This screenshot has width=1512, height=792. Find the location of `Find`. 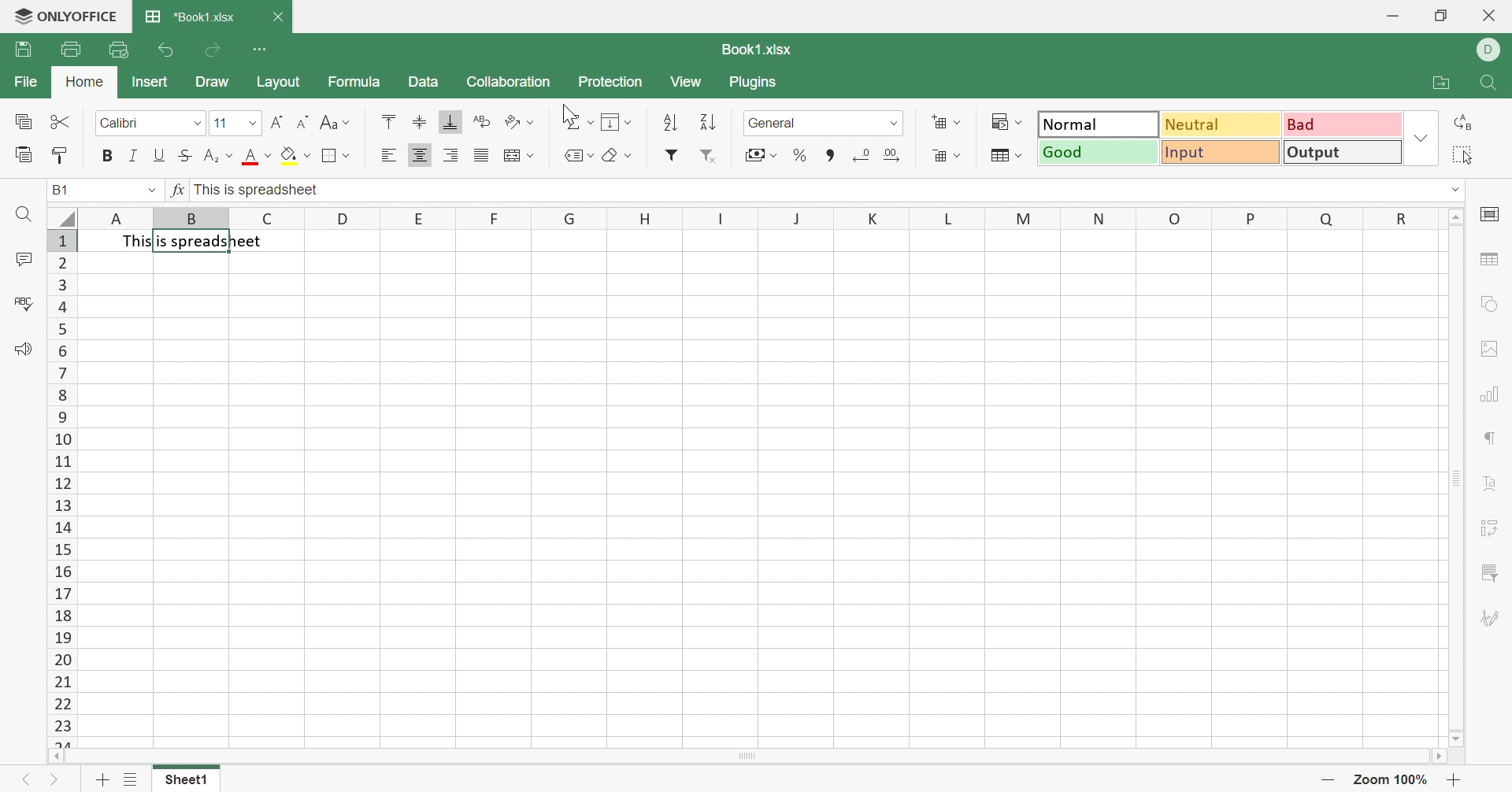

Find is located at coordinates (22, 214).